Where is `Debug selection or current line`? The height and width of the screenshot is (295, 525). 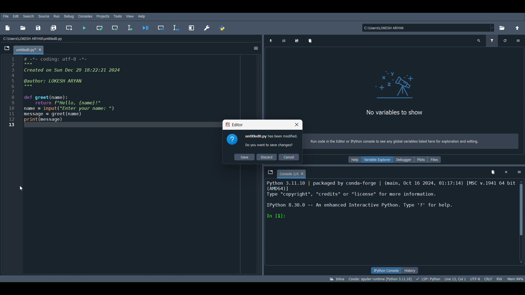 Debug selection or current line is located at coordinates (176, 26).